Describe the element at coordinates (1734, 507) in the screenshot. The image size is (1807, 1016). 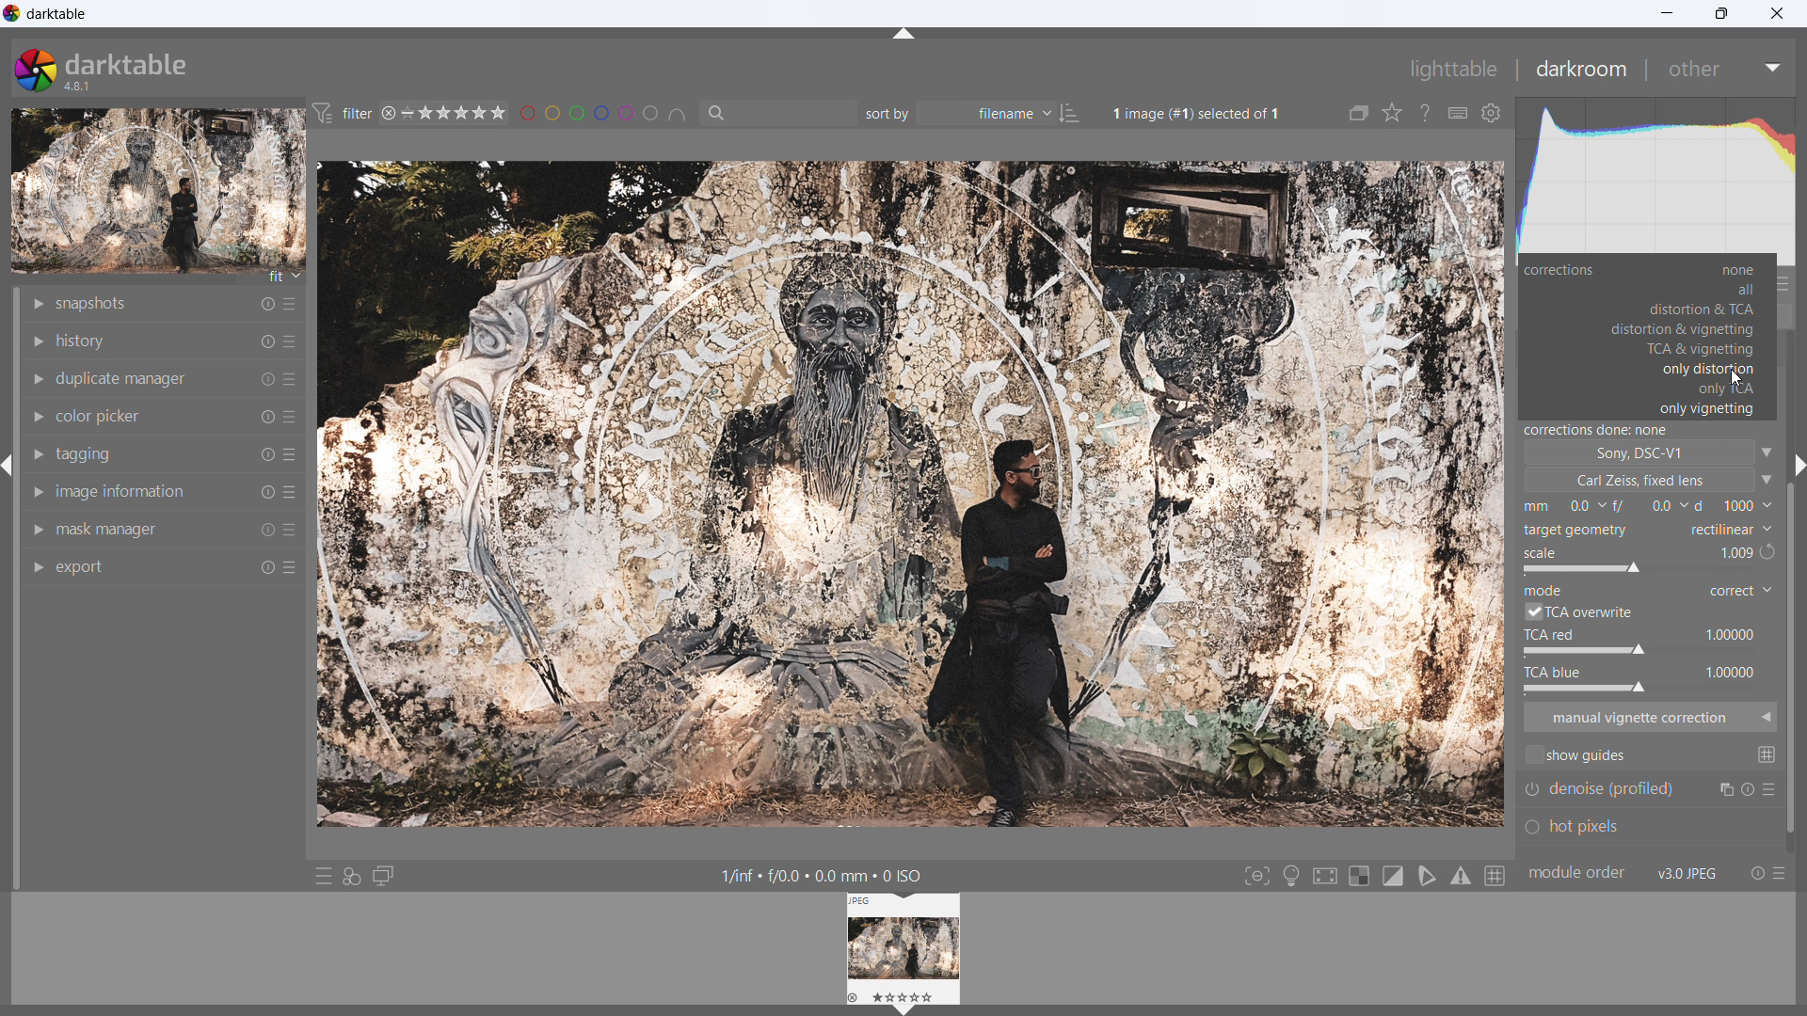
I see `f-number` at that location.